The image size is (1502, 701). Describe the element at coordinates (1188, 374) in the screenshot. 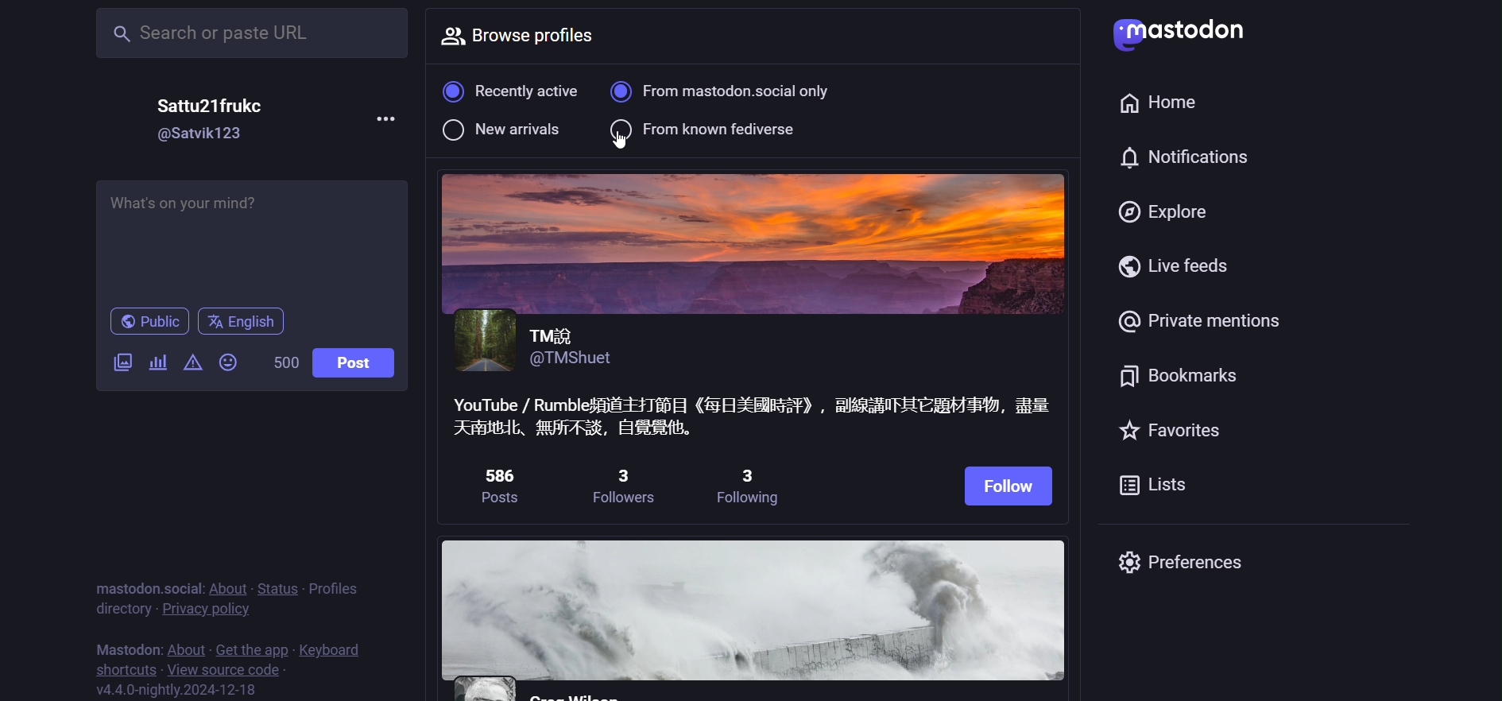

I see `bookmark` at that location.